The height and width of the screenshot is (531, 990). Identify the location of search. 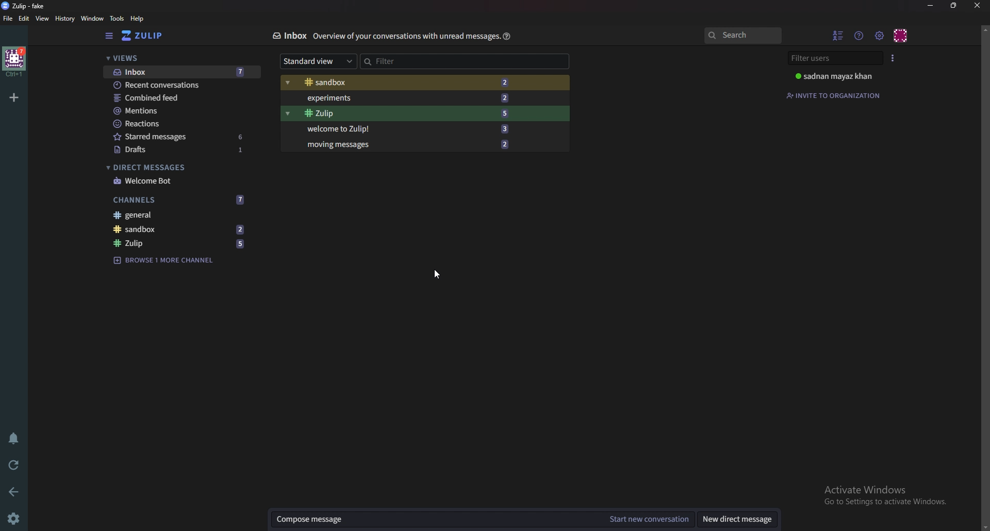
(743, 36).